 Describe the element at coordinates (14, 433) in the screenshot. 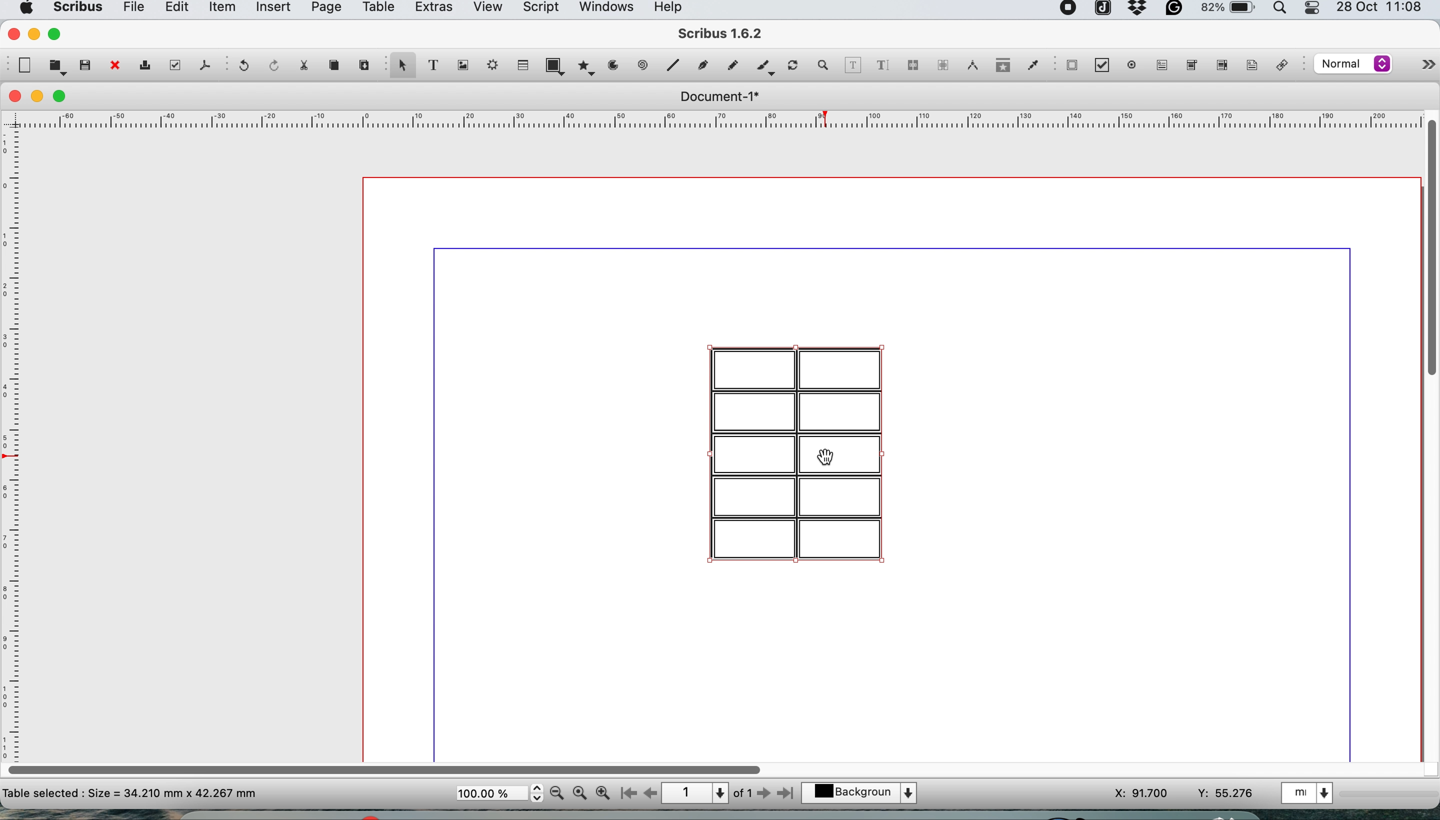

I see `vertical scale` at that location.